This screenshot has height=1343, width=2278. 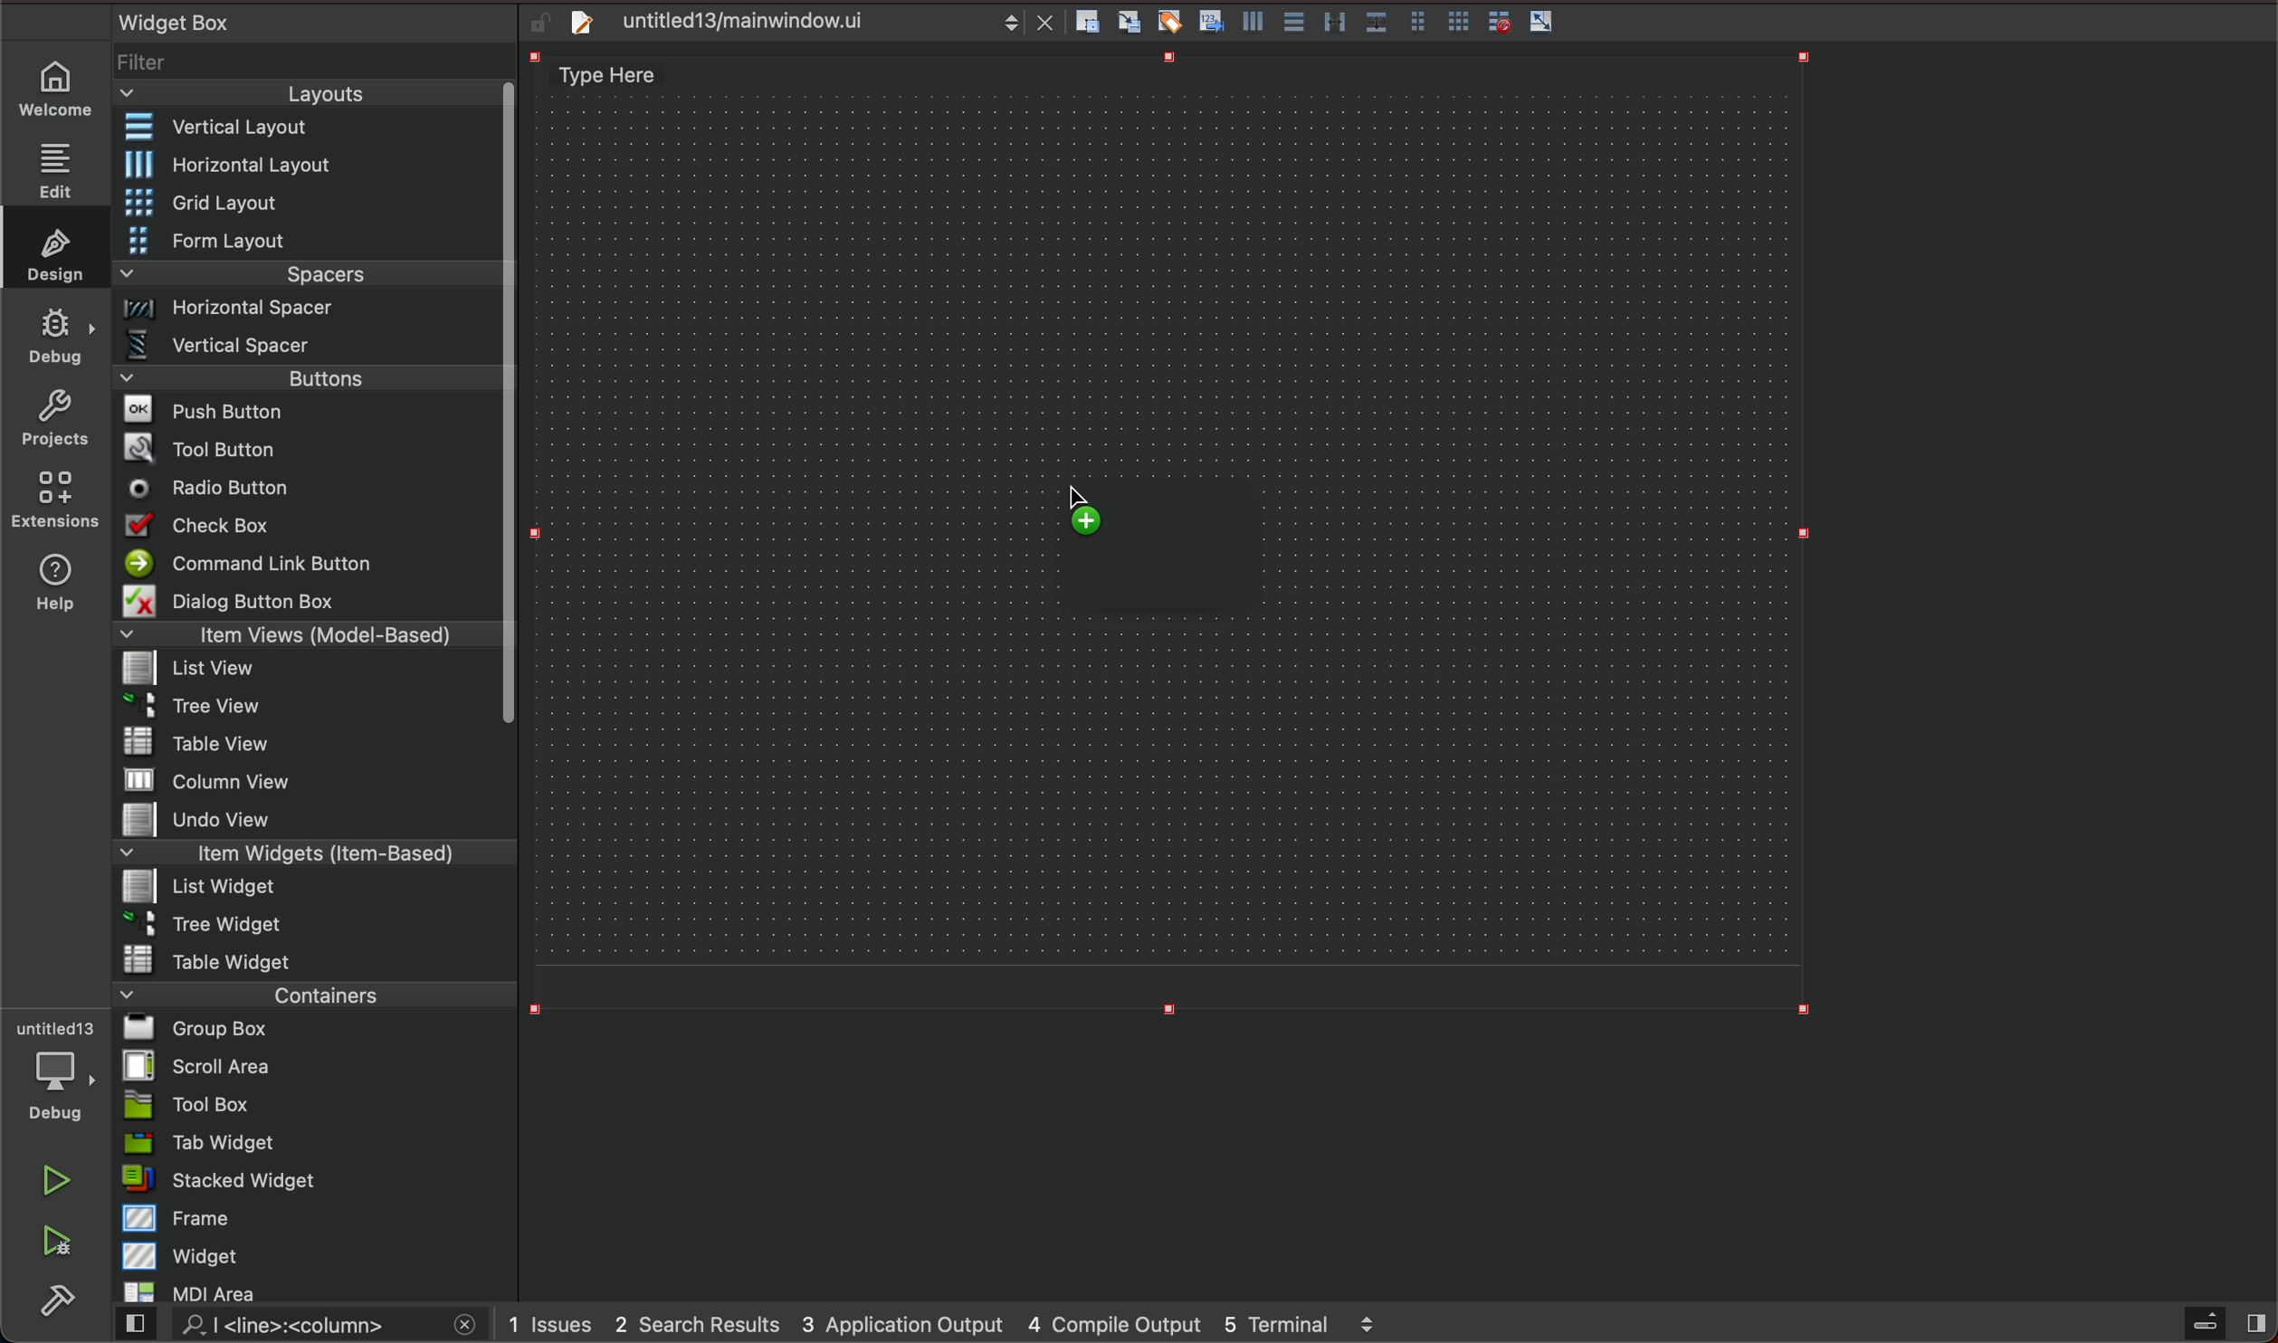 What do you see at coordinates (53, 589) in the screenshot?
I see `help` at bounding box center [53, 589].